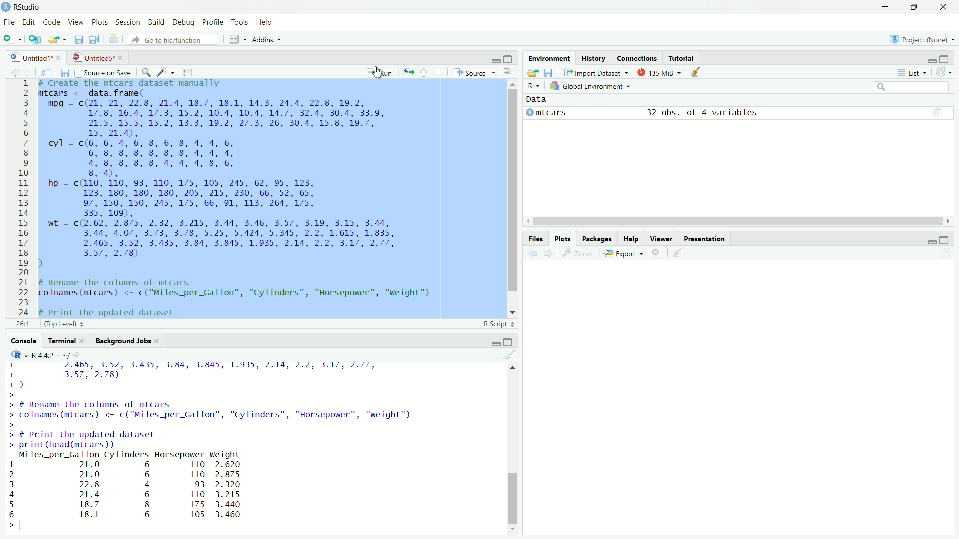  What do you see at coordinates (172, 40) in the screenshot?
I see `b Go to file/function` at bounding box center [172, 40].